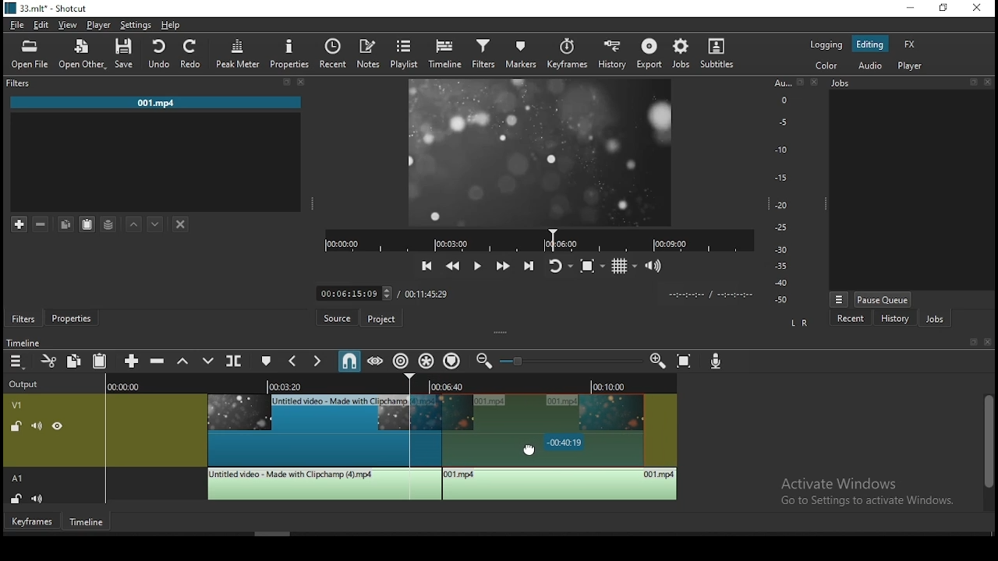 This screenshot has width=998, height=561. I want to click on mouse pointer, so click(530, 449).